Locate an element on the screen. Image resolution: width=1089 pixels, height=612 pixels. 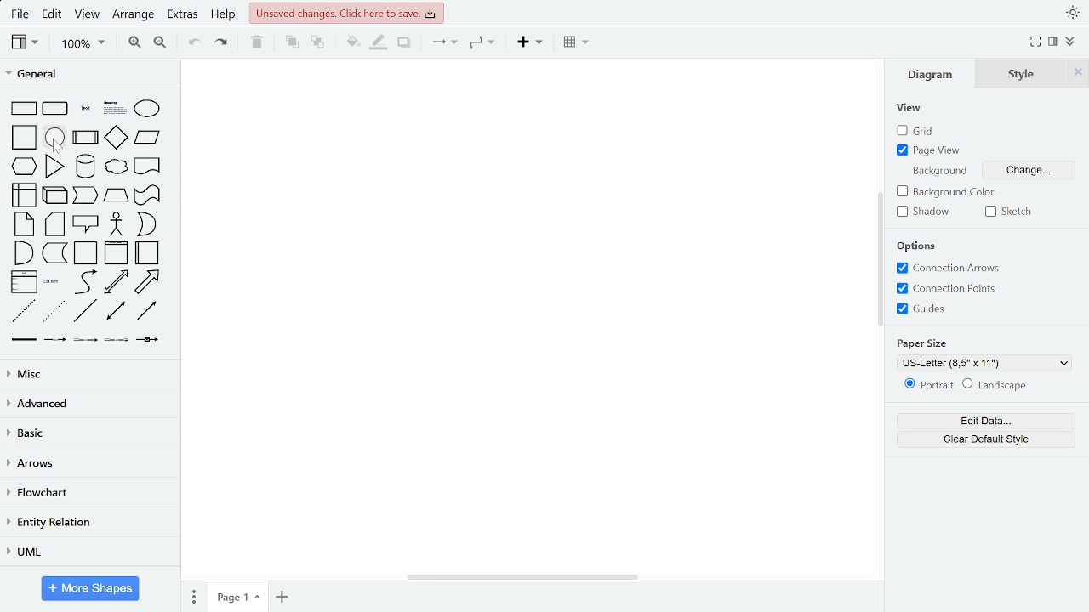
bidirectional arrow is located at coordinates (115, 283).